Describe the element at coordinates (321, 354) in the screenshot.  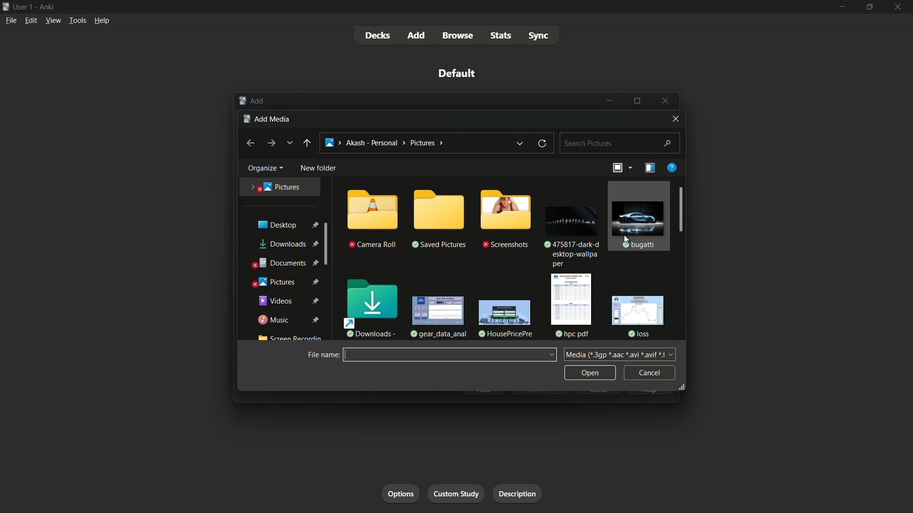
I see `file name` at that location.